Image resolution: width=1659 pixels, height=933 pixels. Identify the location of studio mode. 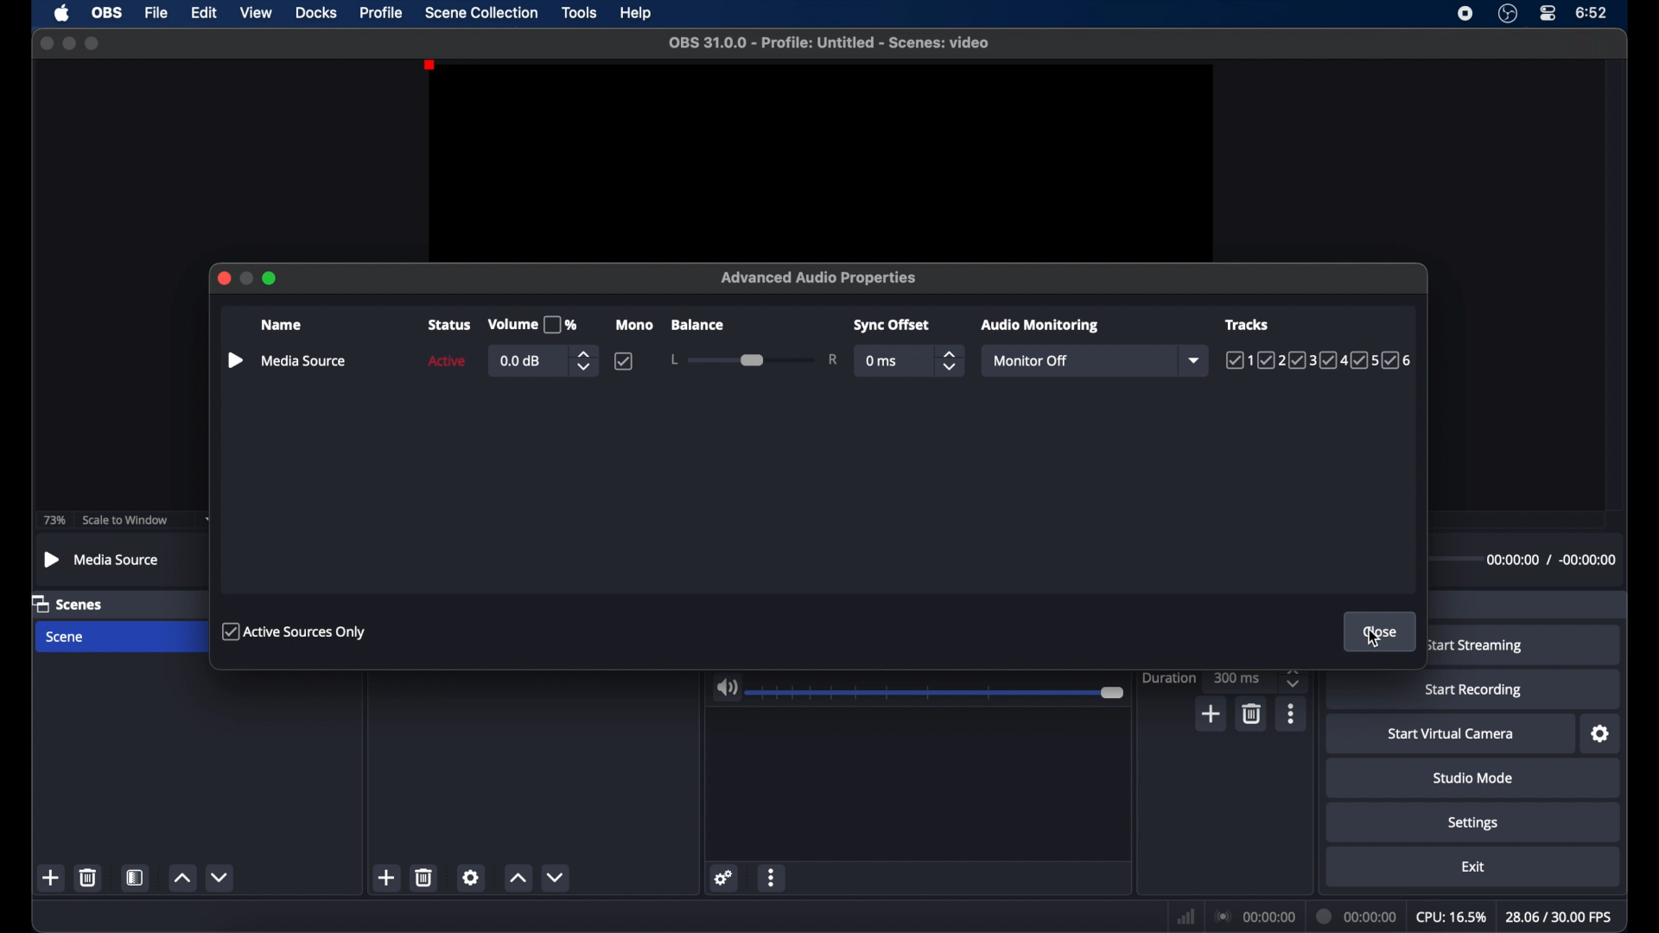
(1472, 778).